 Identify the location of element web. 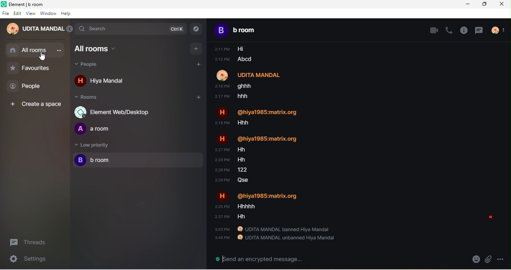
(115, 112).